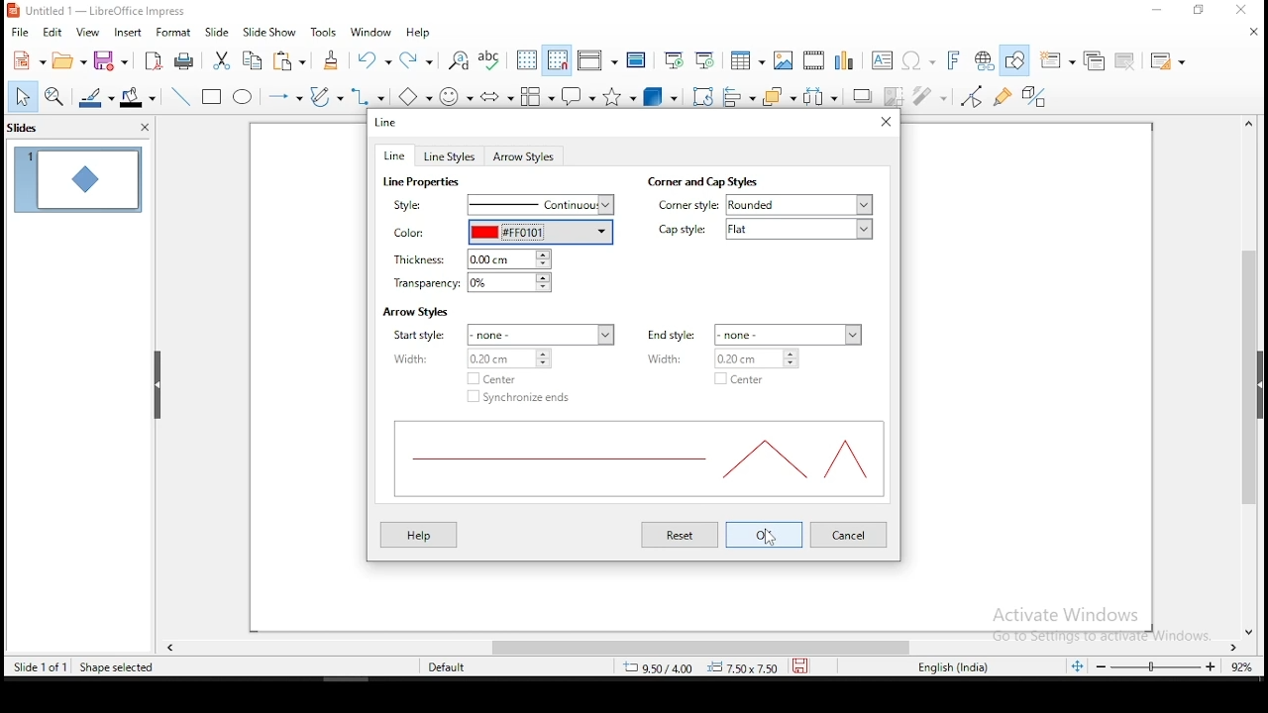 The width and height of the screenshot is (1268, 713). I want to click on paste, so click(292, 62).